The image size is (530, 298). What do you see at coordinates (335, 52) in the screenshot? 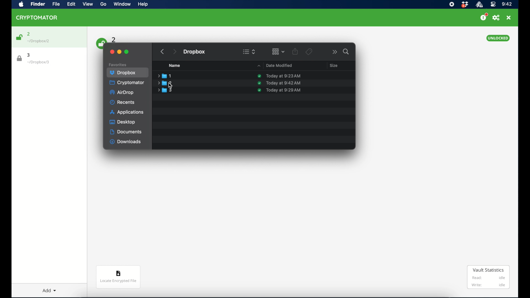
I see `more options` at bounding box center [335, 52].